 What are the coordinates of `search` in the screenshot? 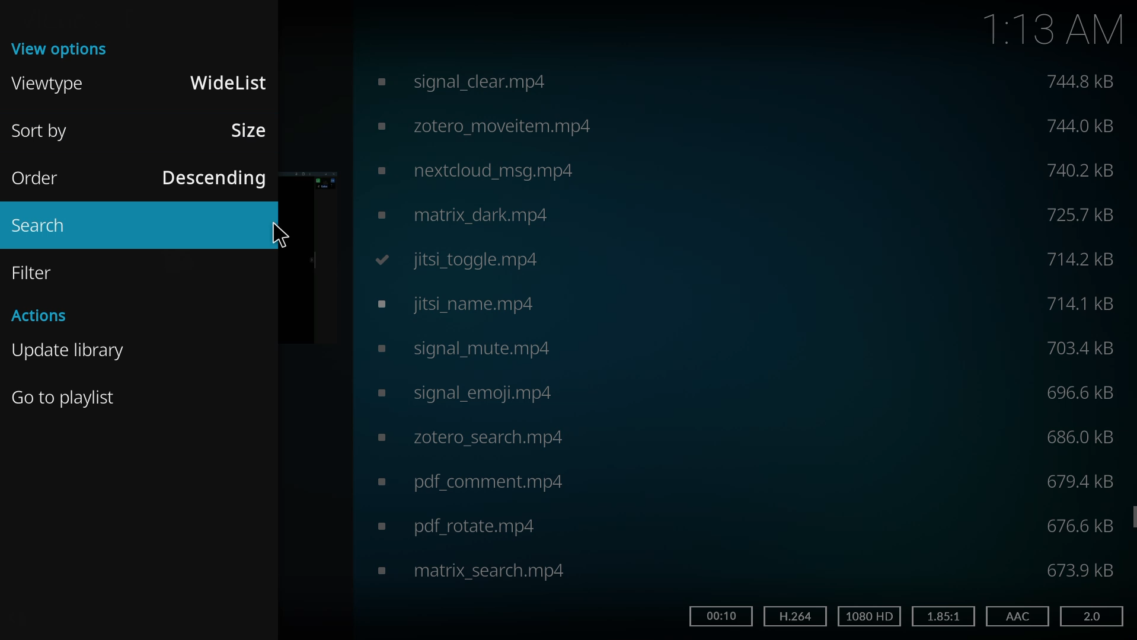 It's located at (140, 225).